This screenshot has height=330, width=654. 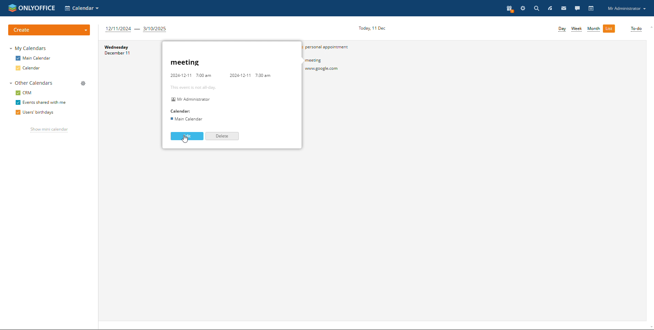 I want to click on edit, so click(x=187, y=136).